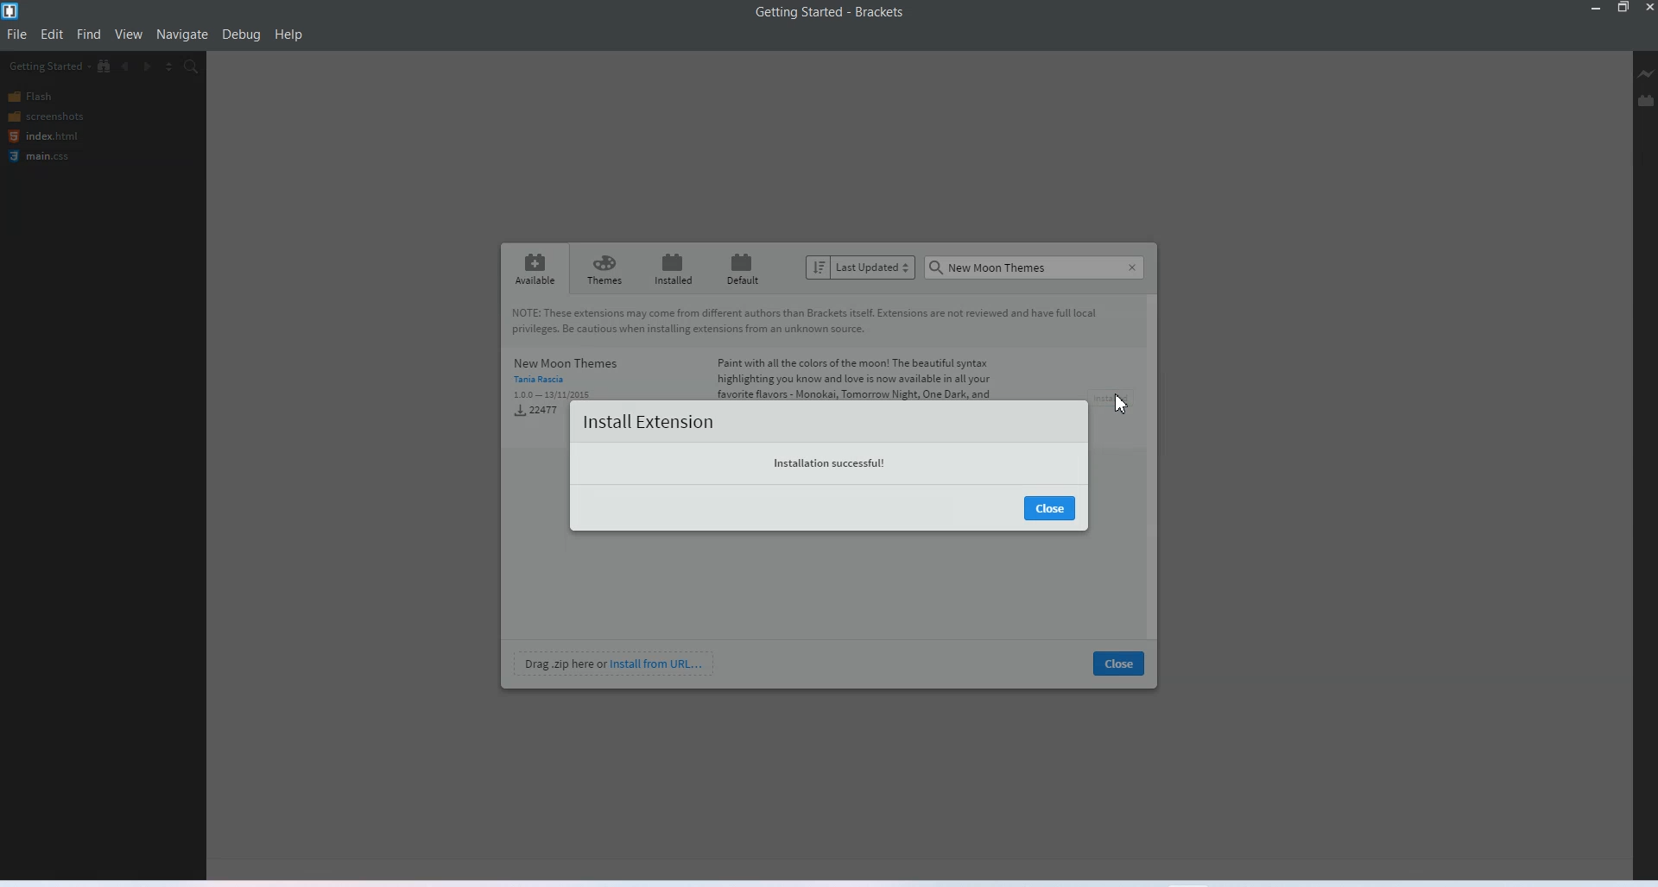 The width and height of the screenshot is (1658, 887). Describe the element at coordinates (53, 34) in the screenshot. I see `Edit` at that location.